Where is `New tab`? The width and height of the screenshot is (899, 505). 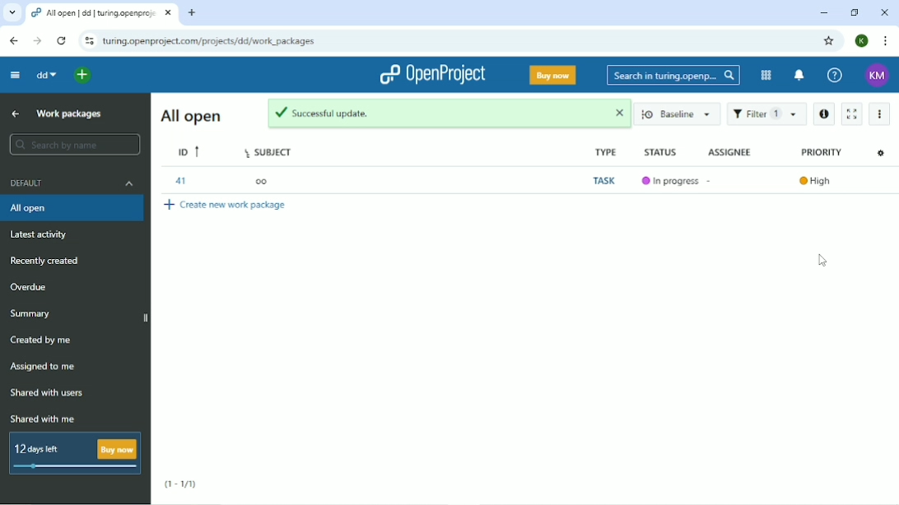 New tab is located at coordinates (193, 14).